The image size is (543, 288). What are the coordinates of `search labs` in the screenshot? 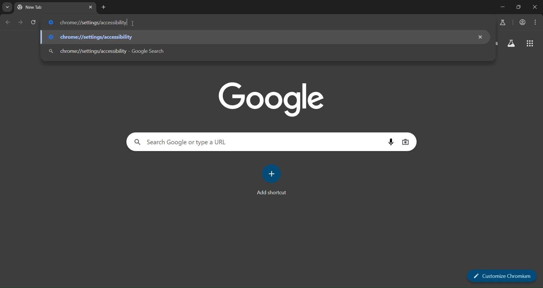 It's located at (512, 44).